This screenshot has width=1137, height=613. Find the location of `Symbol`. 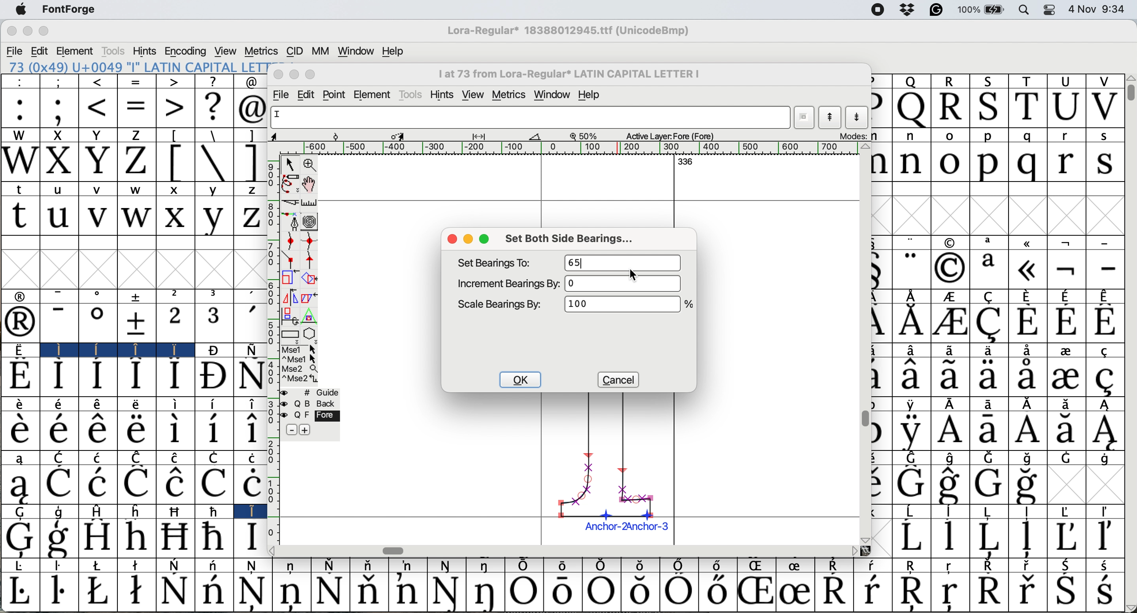

Symbol is located at coordinates (213, 431).